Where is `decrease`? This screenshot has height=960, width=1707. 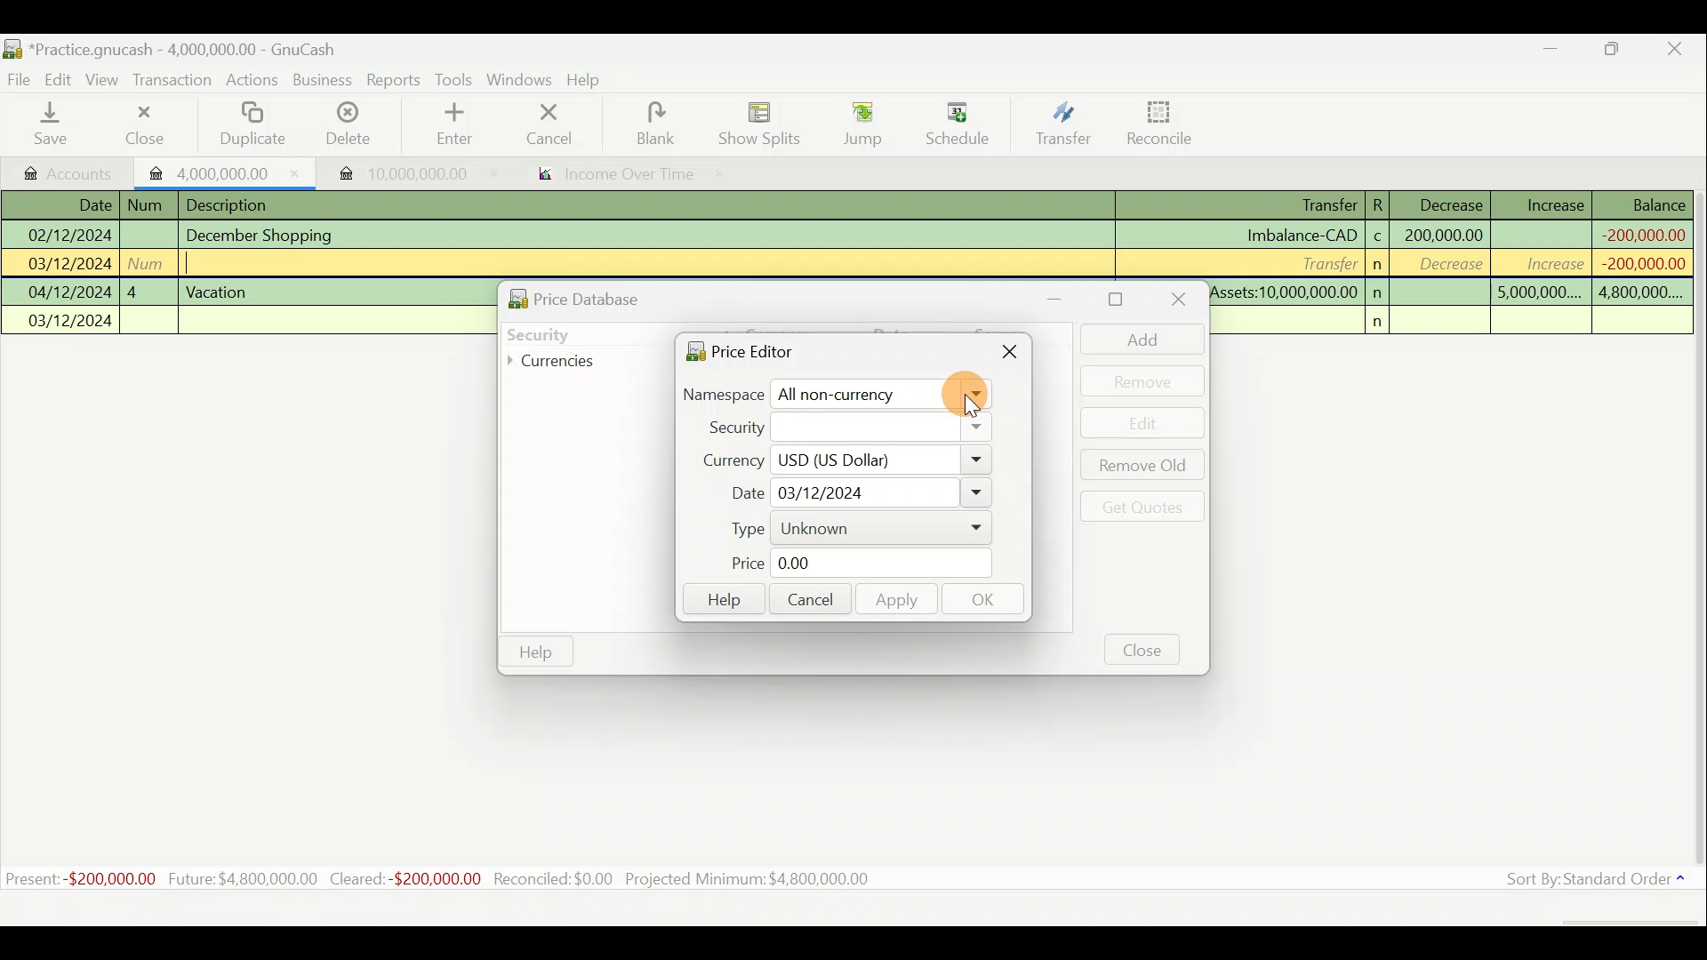
decrease is located at coordinates (1446, 266).